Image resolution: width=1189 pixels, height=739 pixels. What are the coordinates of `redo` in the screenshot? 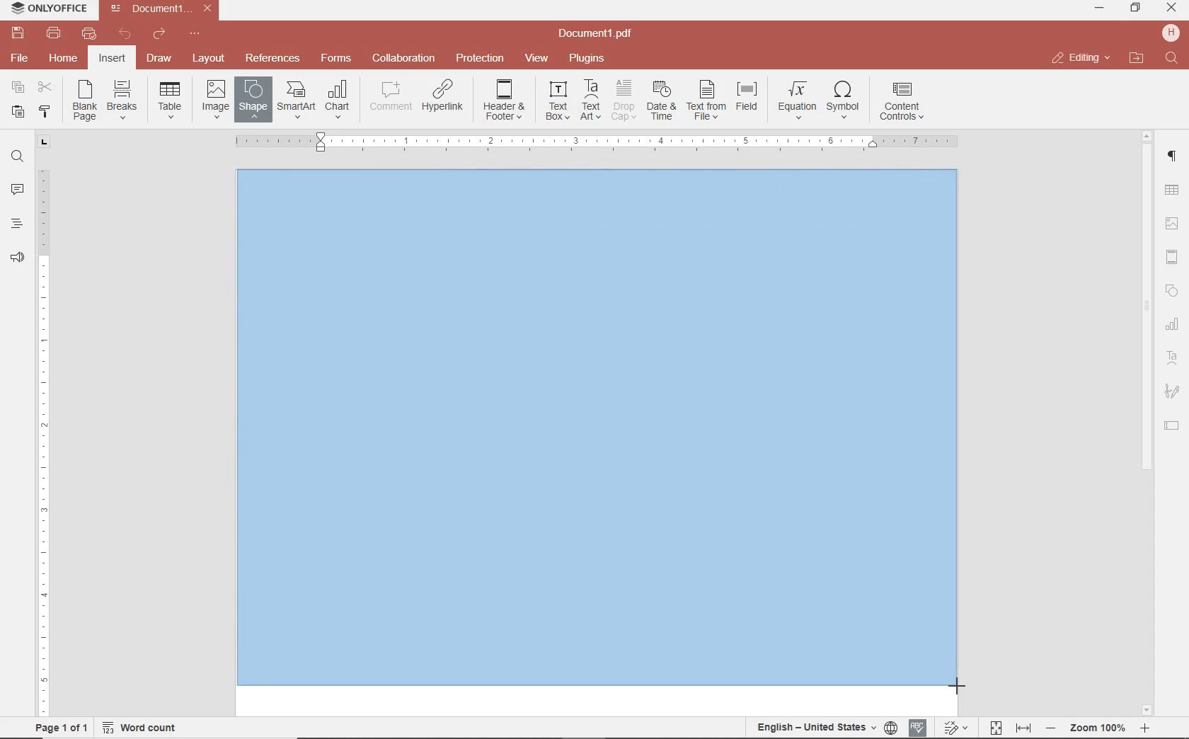 It's located at (158, 36).